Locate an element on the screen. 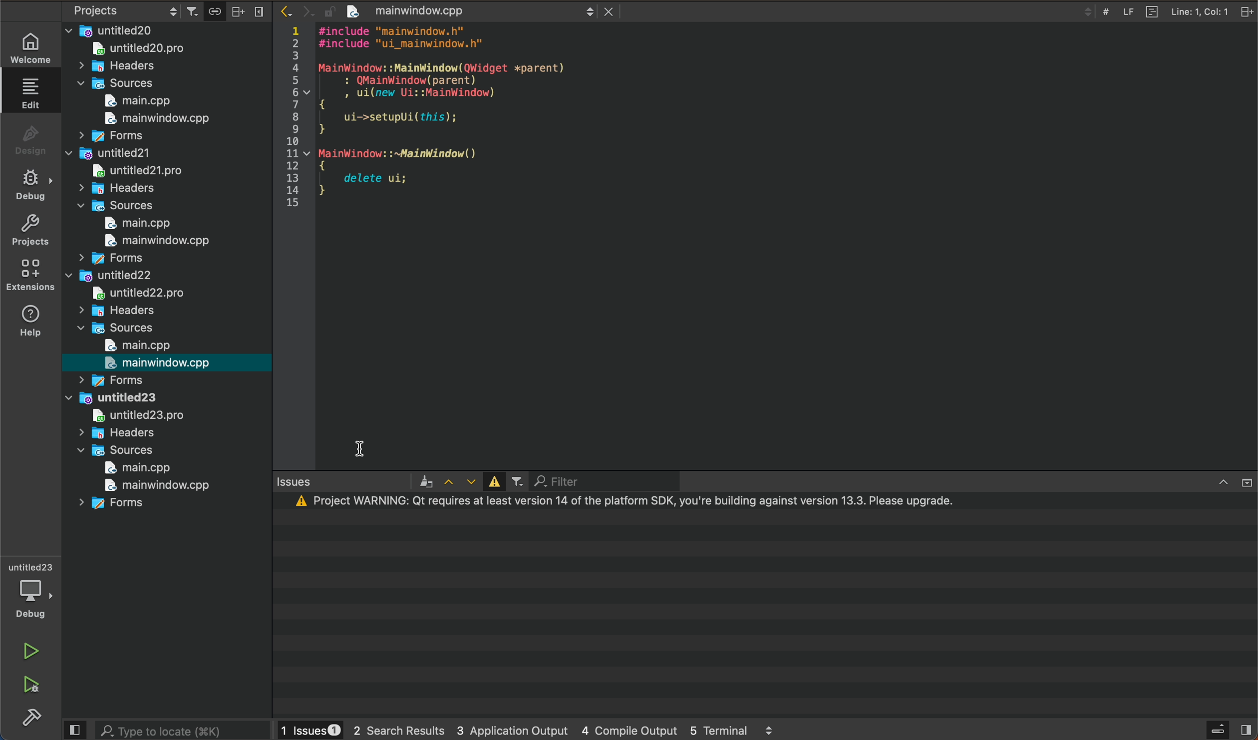 The height and width of the screenshot is (740, 1258). close slide bar is located at coordinates (76, 731).